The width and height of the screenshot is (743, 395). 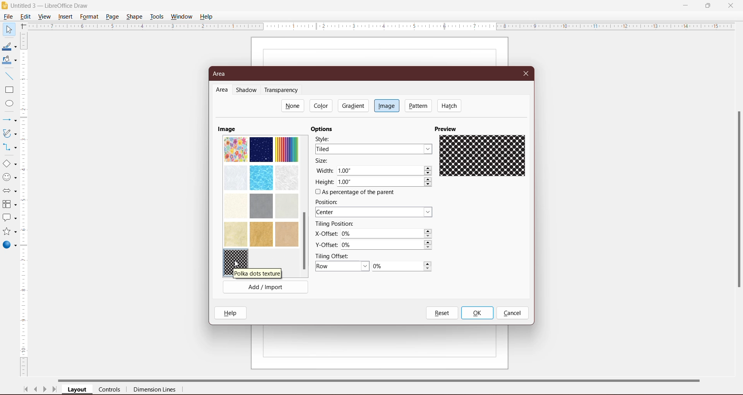 I want to click on Help, so click(x=207, y=16).